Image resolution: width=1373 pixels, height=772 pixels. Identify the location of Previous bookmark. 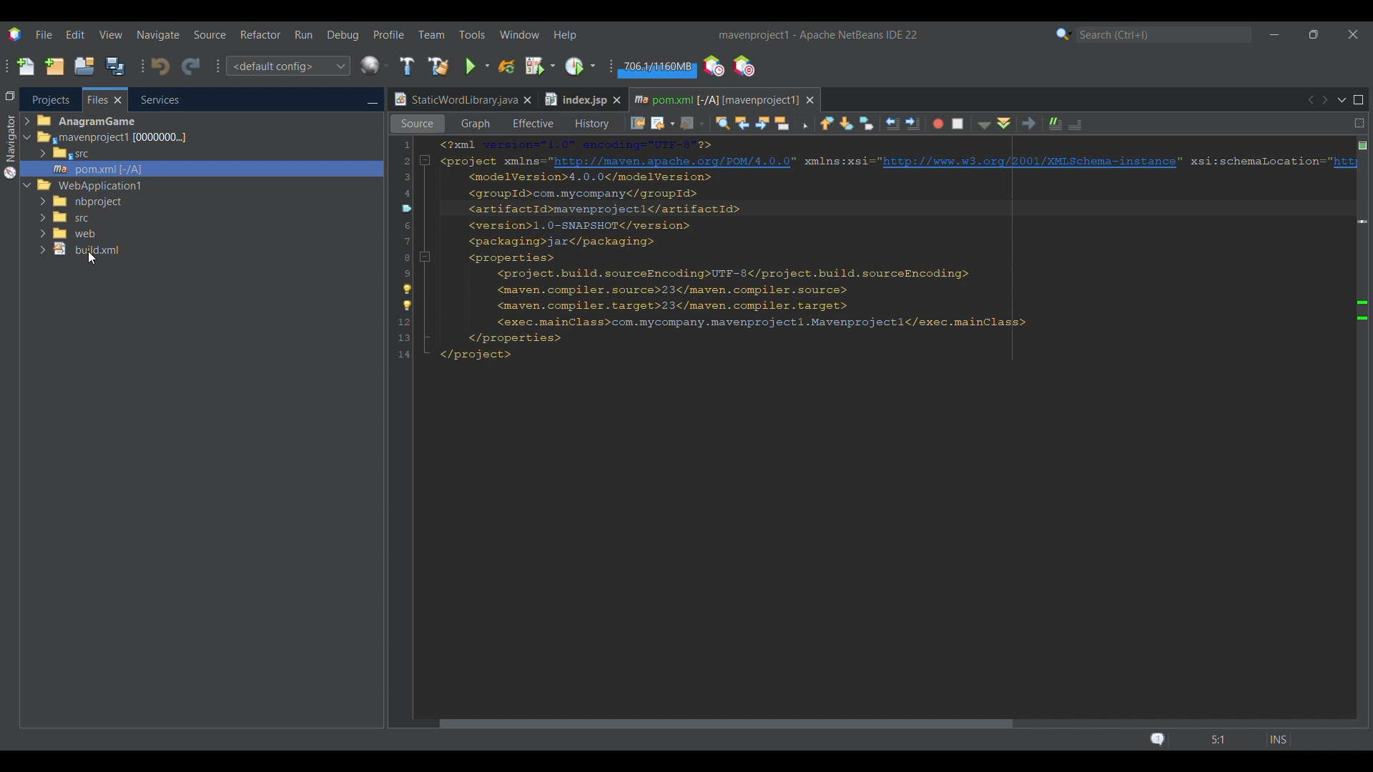
(827, 121).